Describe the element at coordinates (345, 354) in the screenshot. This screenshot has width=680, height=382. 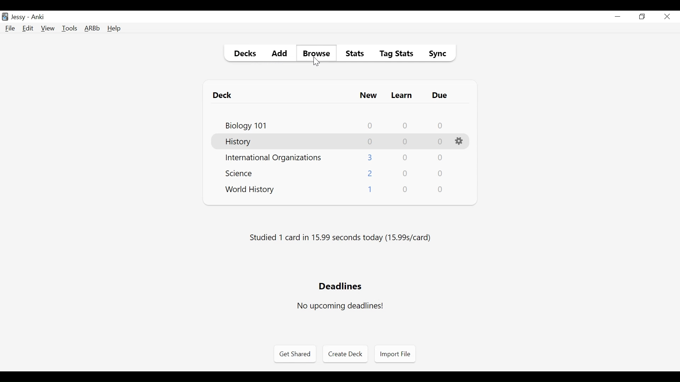
I see `Create Deck` at that location.